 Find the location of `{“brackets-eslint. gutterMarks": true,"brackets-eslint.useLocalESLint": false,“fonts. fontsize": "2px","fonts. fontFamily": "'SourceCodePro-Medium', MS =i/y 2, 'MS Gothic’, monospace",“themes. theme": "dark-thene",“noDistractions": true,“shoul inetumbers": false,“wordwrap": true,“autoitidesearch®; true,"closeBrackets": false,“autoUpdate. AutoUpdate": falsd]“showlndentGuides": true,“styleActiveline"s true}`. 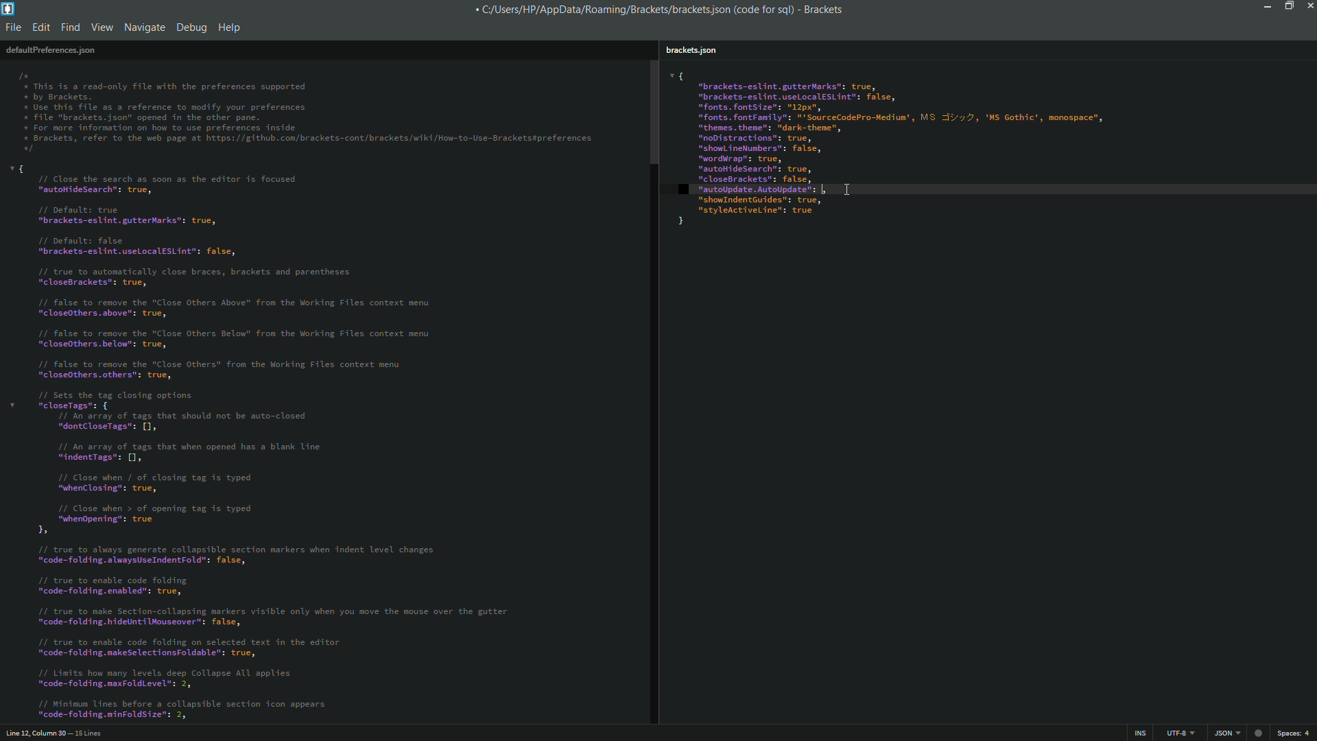

{“brackets-eslint. gutterMarks": true,"brackets-eslint.useLocalESLint": false,“fonts. fontsize": "2px","fonts. fontFamily": "'SourceCodePro-Medium', MS =i/y 2, 'MS Gothic’, monospace",“themes. theme": "dark-thene",“noDistractions": true,“shoul inetumbers": false,“wordwrap": true,“autoitidesearch®; true,"closeBrackets": false,“autoUpdate. AutoUpdate": falsd]“showlndentGuides": true,“styleActiveline"s true} is located at coordinates (988, 147).